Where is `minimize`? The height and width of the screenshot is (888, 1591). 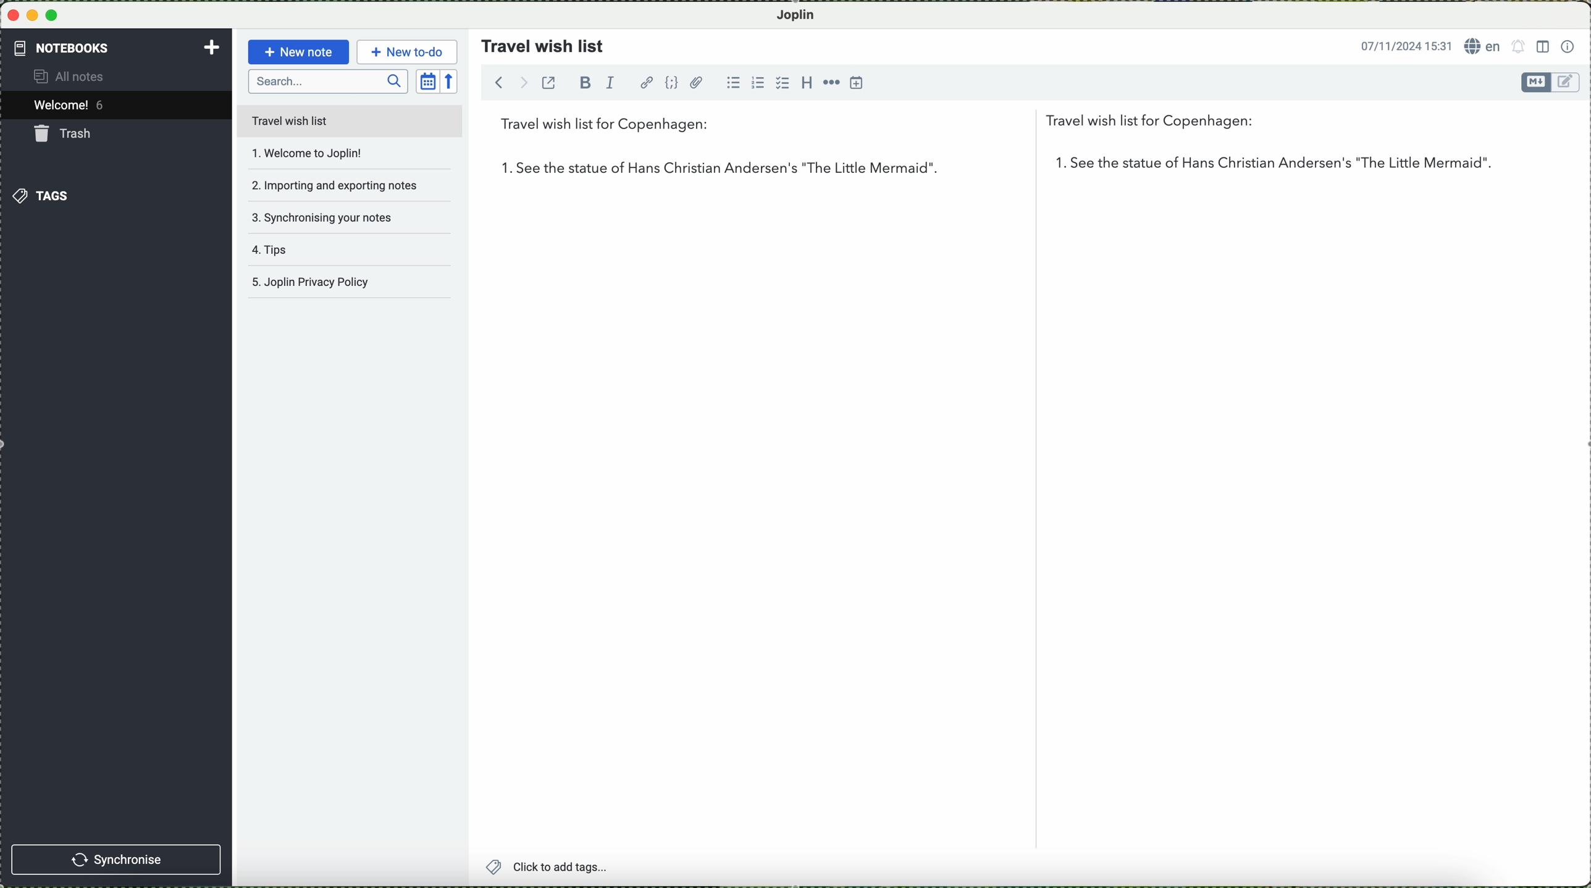 minimize is located at coordinates (33, 15).